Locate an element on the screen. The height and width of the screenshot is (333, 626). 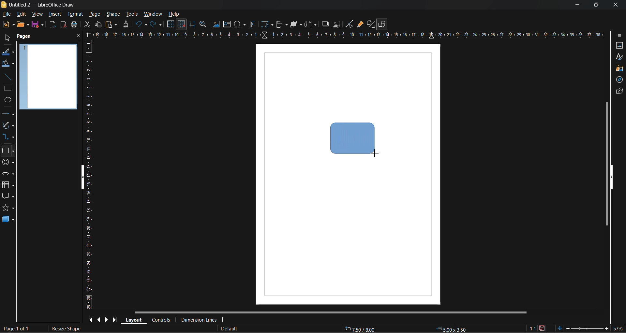
page is located at coordinates (95, 14).